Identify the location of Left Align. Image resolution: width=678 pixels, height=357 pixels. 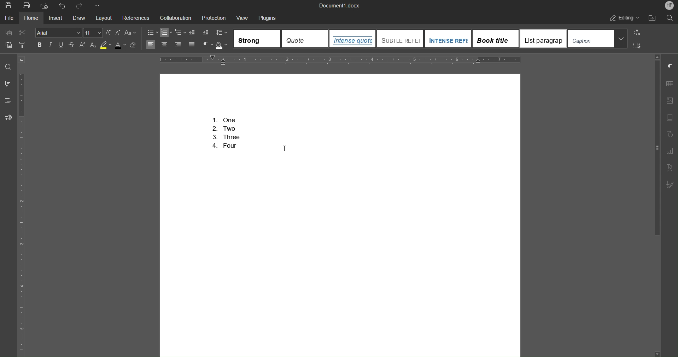
(150, 45).